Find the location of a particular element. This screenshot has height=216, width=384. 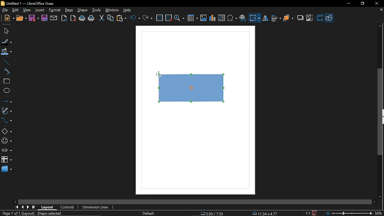

Layout is located at coordinates (47, 207).